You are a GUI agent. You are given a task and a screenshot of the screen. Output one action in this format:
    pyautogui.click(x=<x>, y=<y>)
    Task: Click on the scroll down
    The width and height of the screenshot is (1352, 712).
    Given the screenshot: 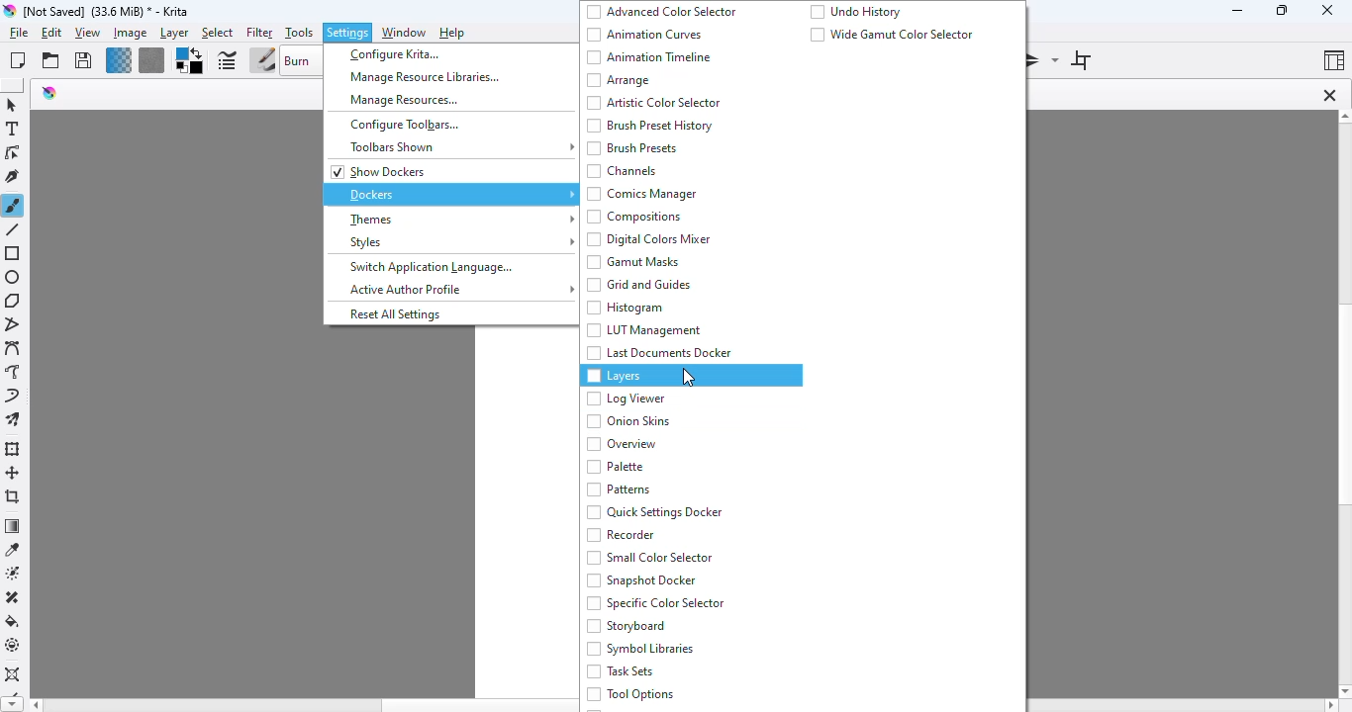 What is the action you would take?
    pyautogui.click(x=10, y=705)
    